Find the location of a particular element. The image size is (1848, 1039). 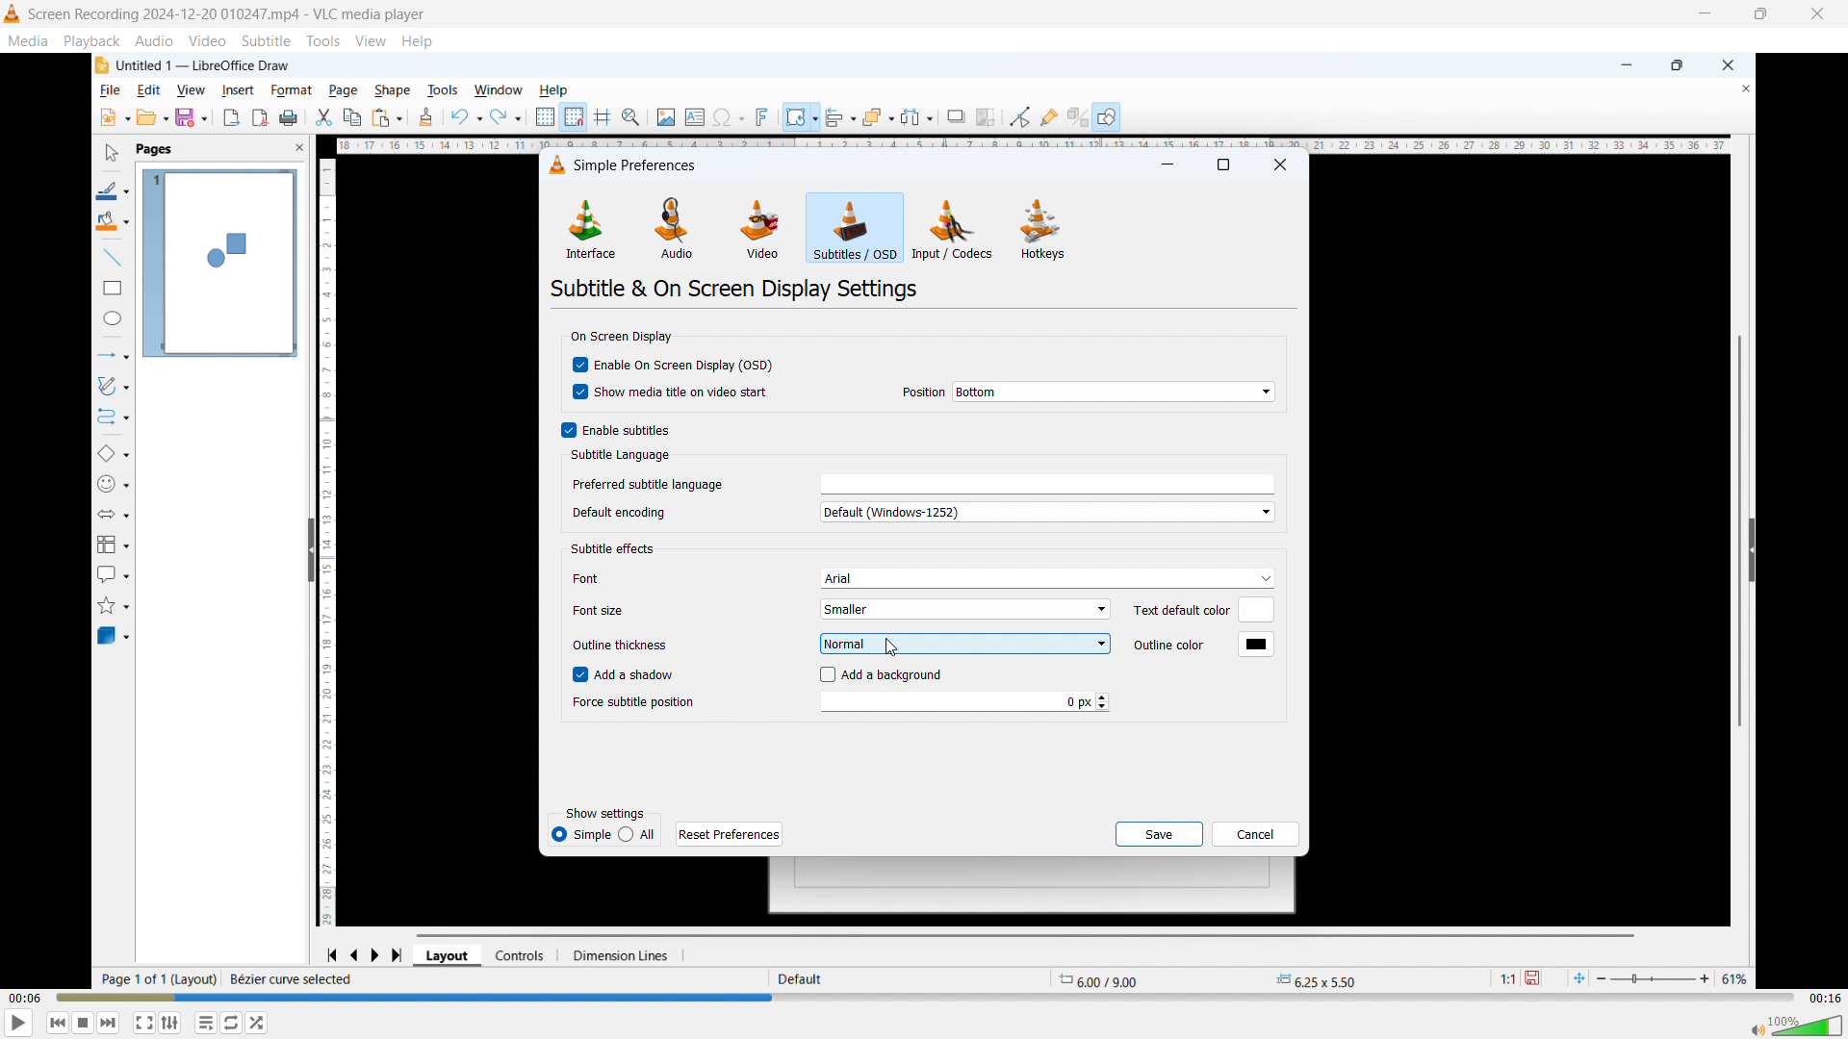

show media title and video start  is located at coordinates (673, 392).